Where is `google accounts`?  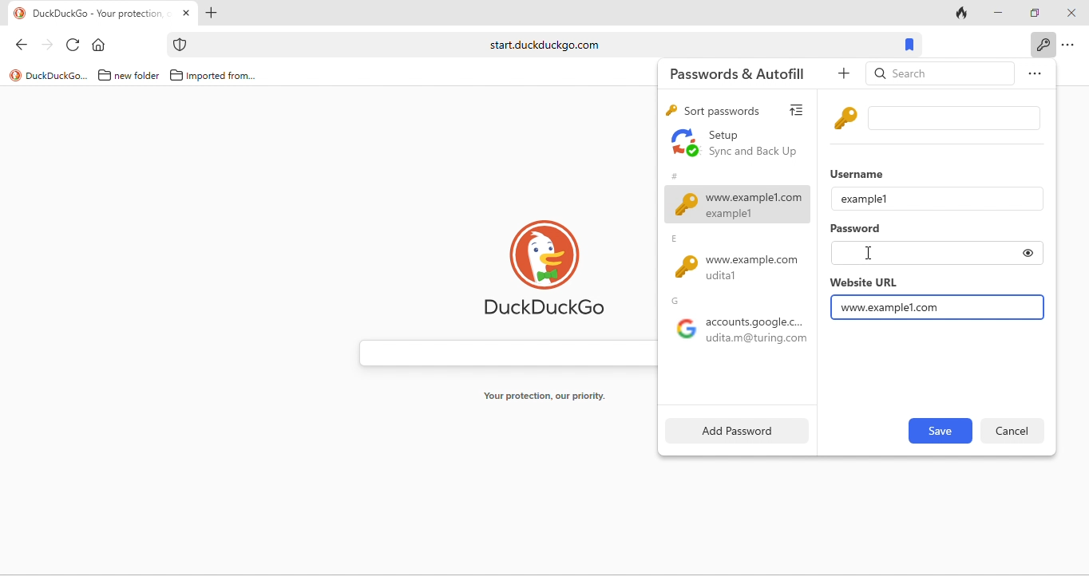 google accounts is located at coordinates (737, 333).